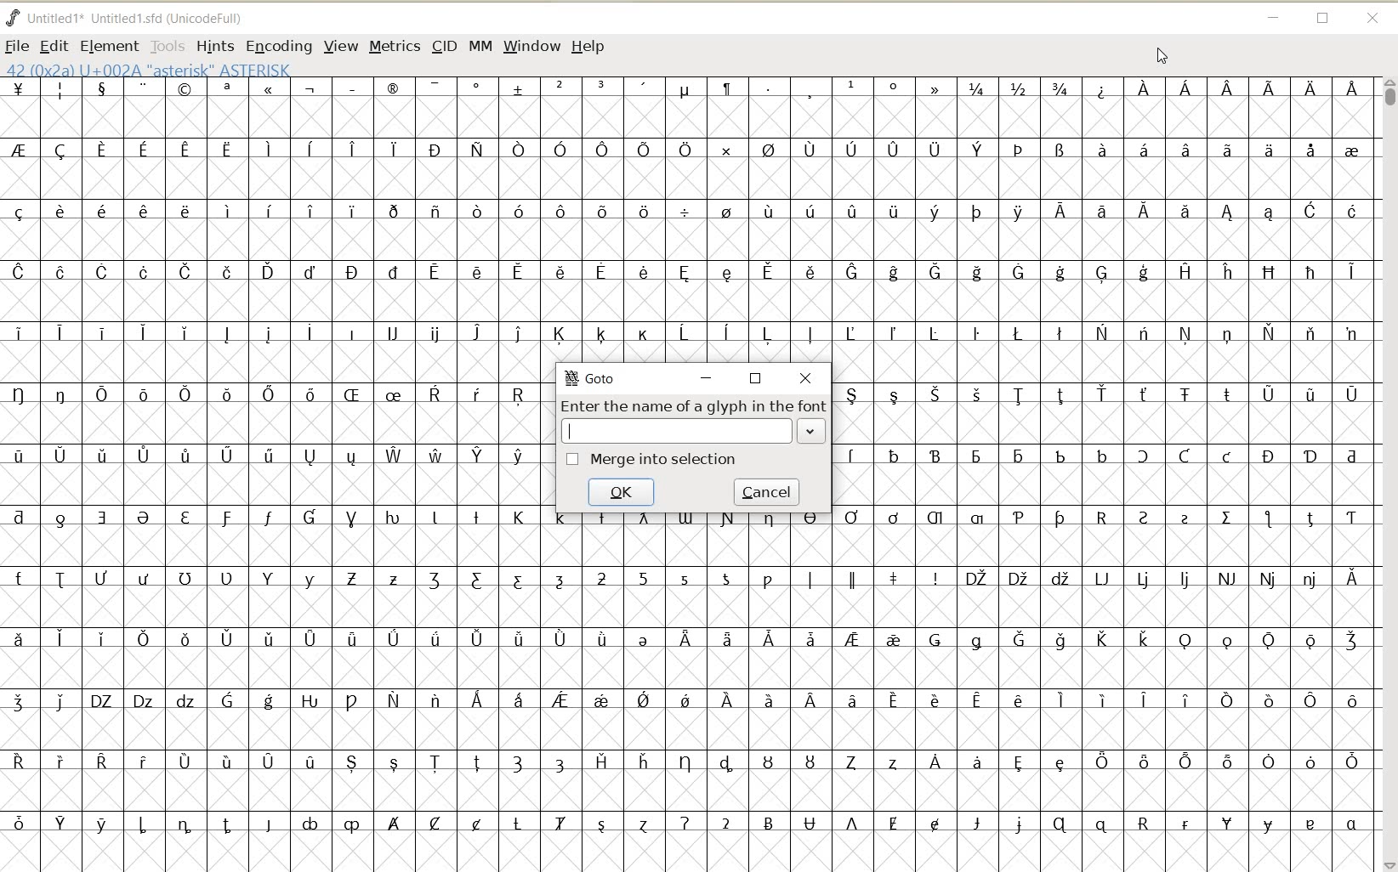 Image resolution: width=1398 pixels, height=872 pixels. I want to click on CLOSE, so click(1372, 18).